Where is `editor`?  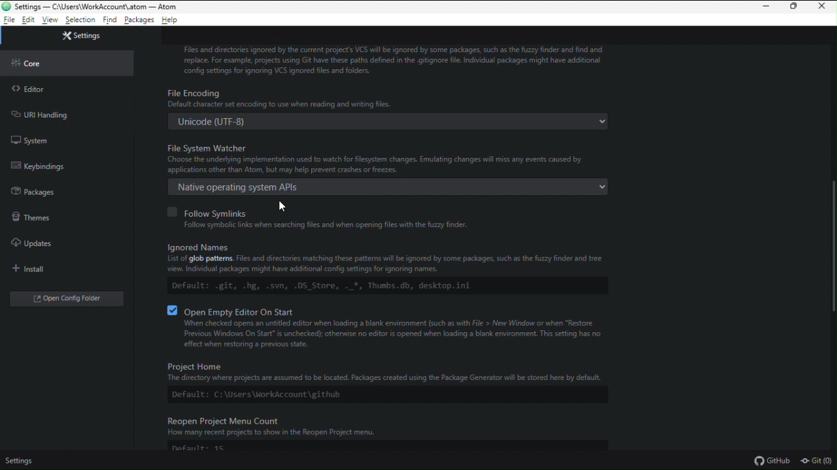
editor is located at coordinates (34, 89).